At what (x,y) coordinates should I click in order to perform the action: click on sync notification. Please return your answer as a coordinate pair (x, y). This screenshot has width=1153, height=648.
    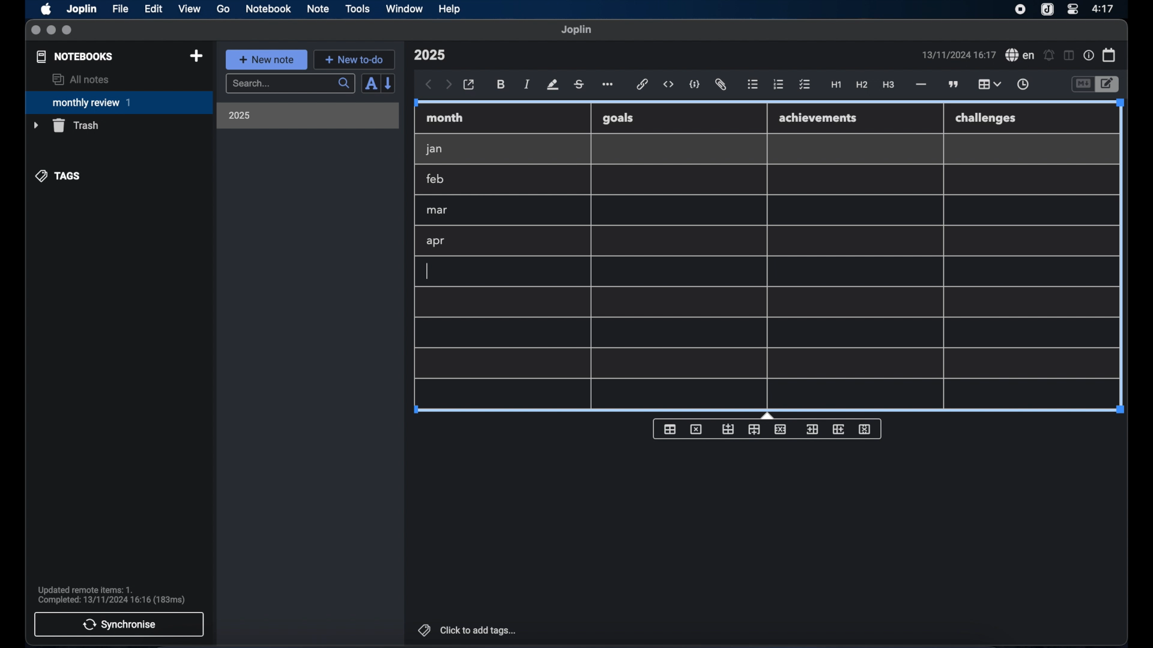
    Looking at the image, I should click on (112, 595).